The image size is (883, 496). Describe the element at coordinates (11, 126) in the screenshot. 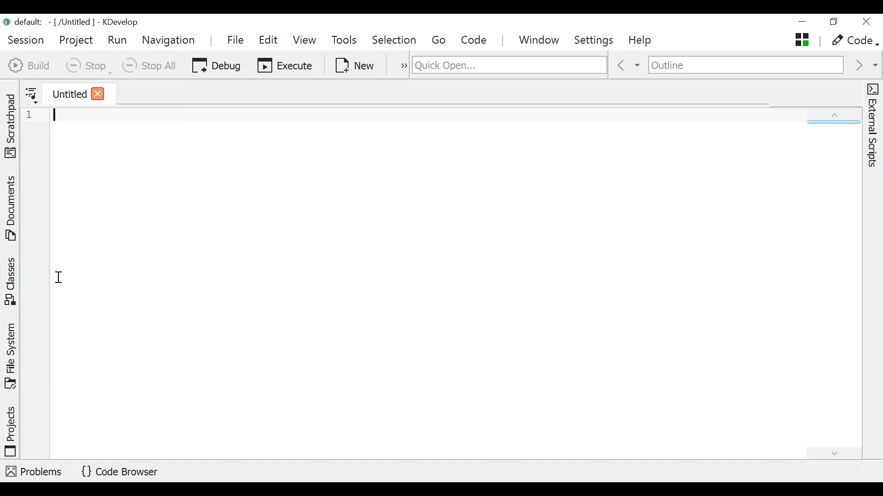

I see `Scratchpad` at that location.